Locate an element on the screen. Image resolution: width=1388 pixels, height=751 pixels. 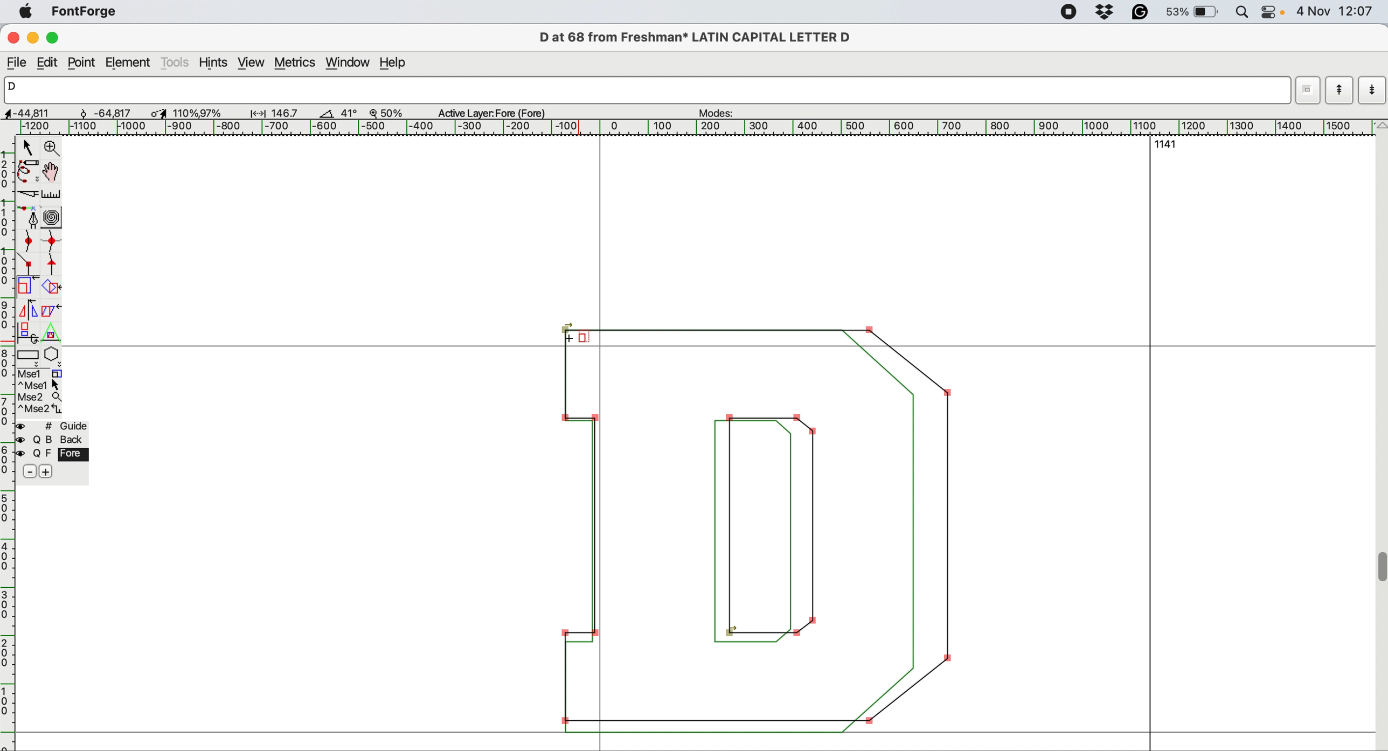
dimensions is located at coordinates (159, 113).